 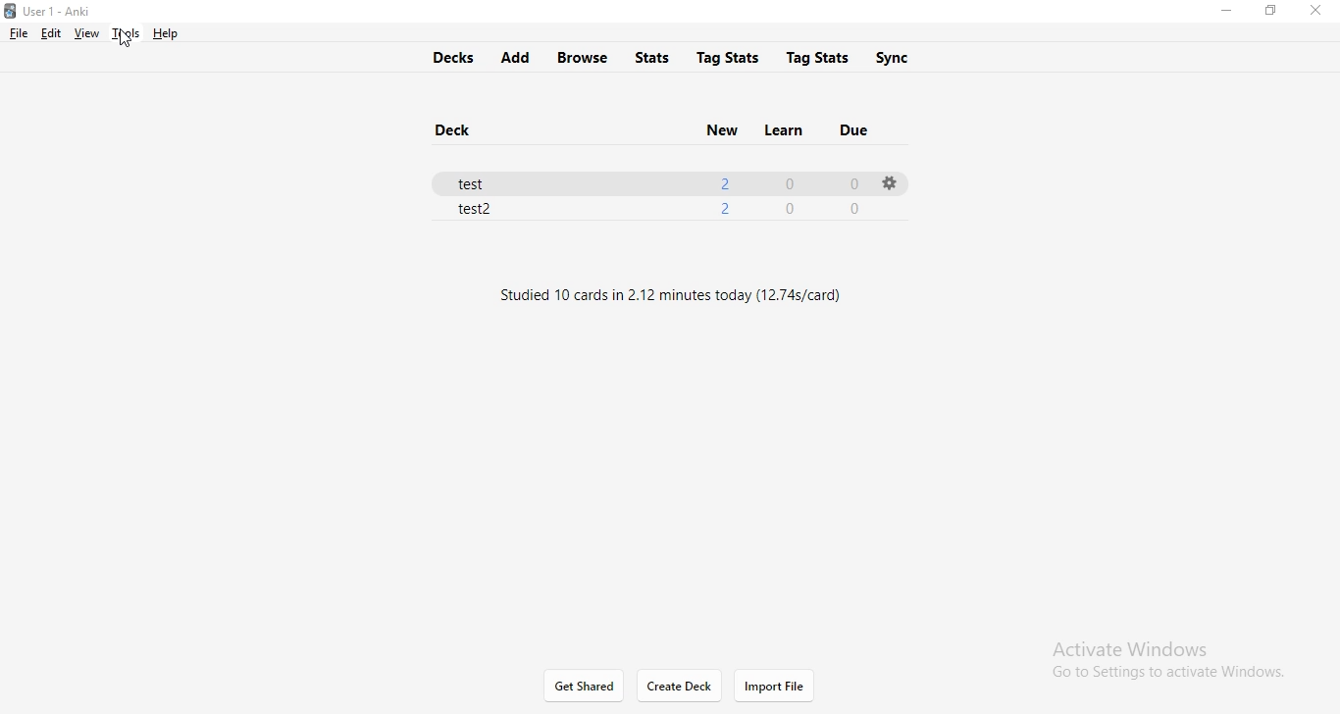 I want to click on close, so click(x=1319, y=11).